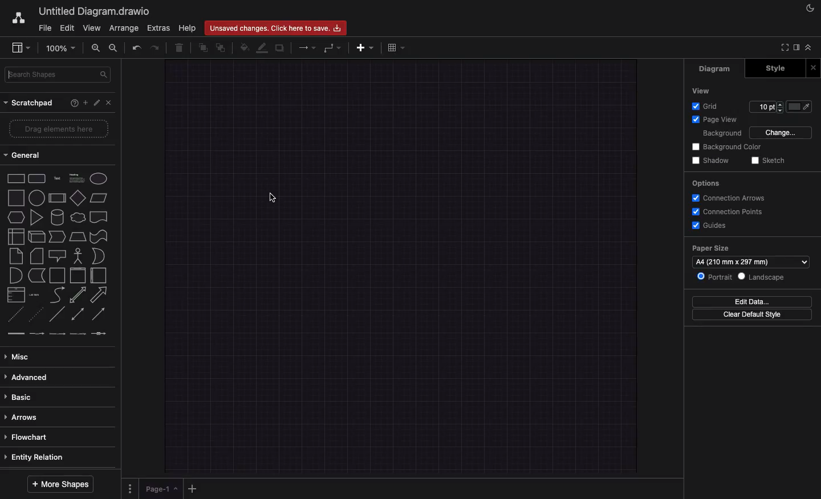 The height and width of the screenshot is (499, 821). I want to click on Shadow, so click(713, 160).